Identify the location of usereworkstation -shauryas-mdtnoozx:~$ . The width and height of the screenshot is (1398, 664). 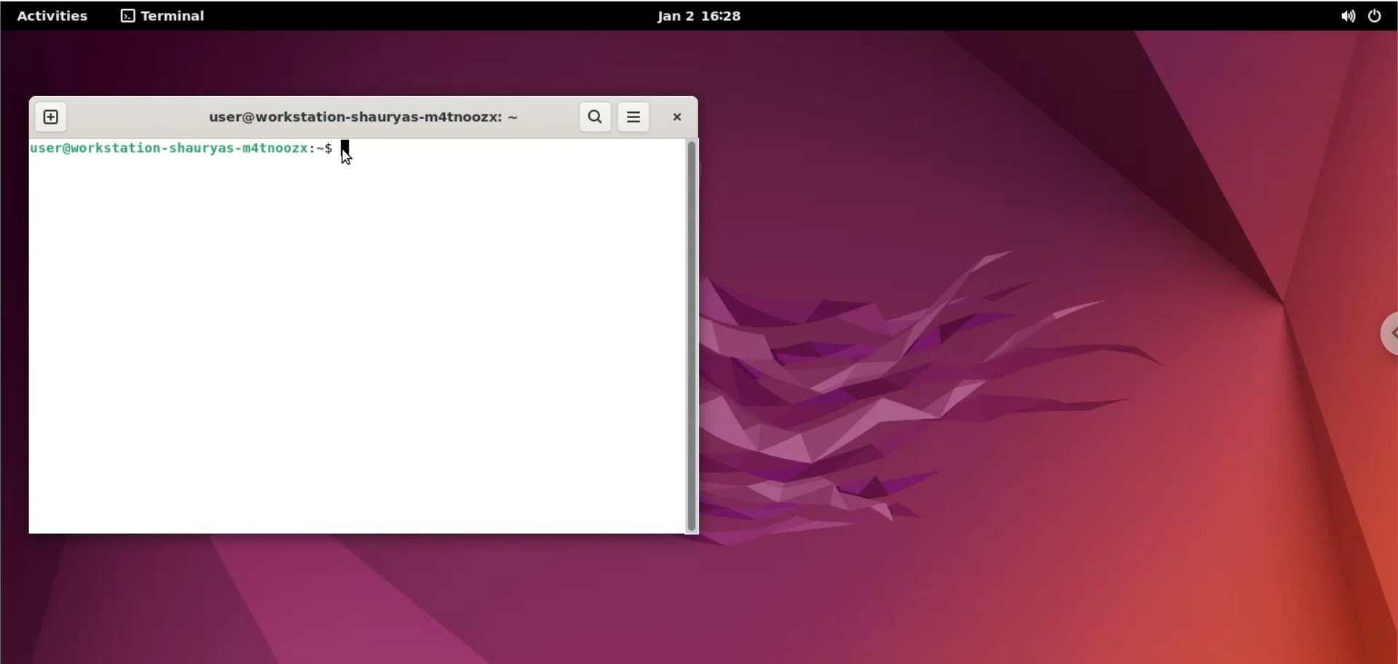
(179, 151).